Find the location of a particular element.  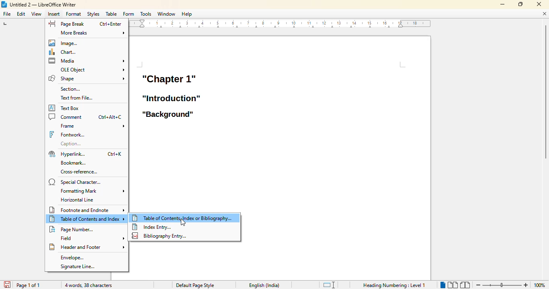

heading 1 is located at coordinates (168, 78).